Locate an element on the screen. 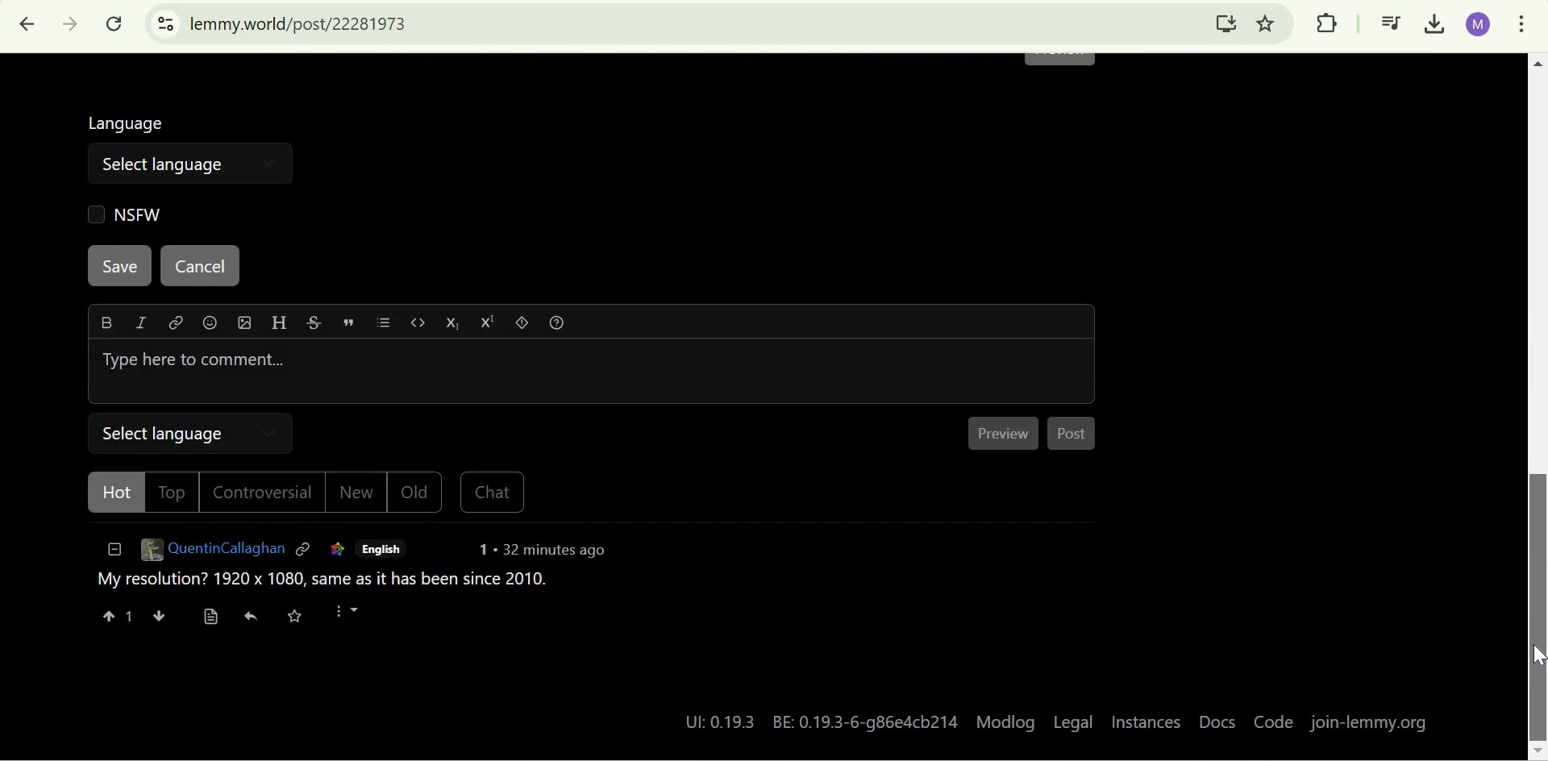 The image size is (1548, 761). downvote is located at coordinates (158, 618).